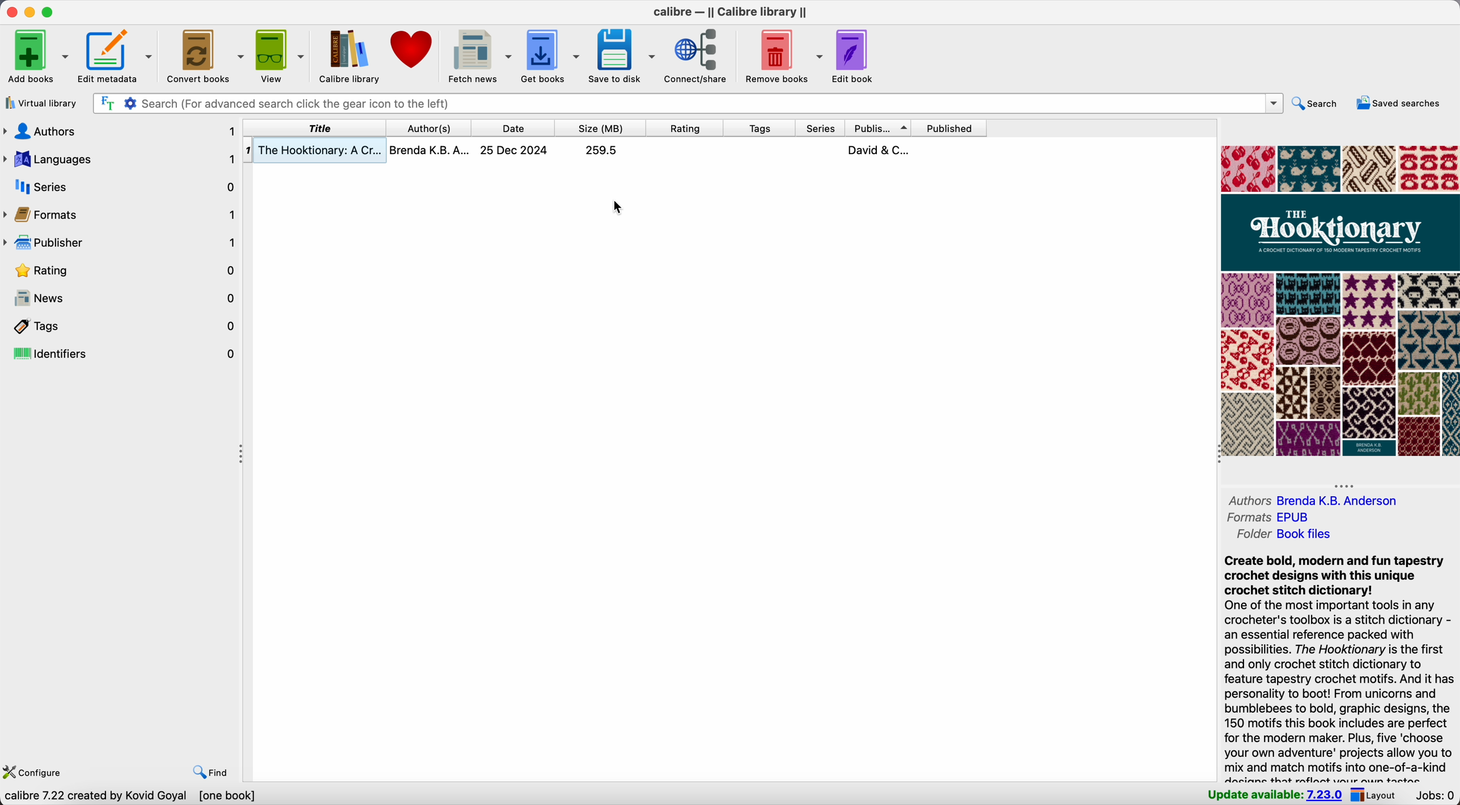 The width and height of the screenshot is (1460, 805). I want to click on cursor, so click(619, 209).